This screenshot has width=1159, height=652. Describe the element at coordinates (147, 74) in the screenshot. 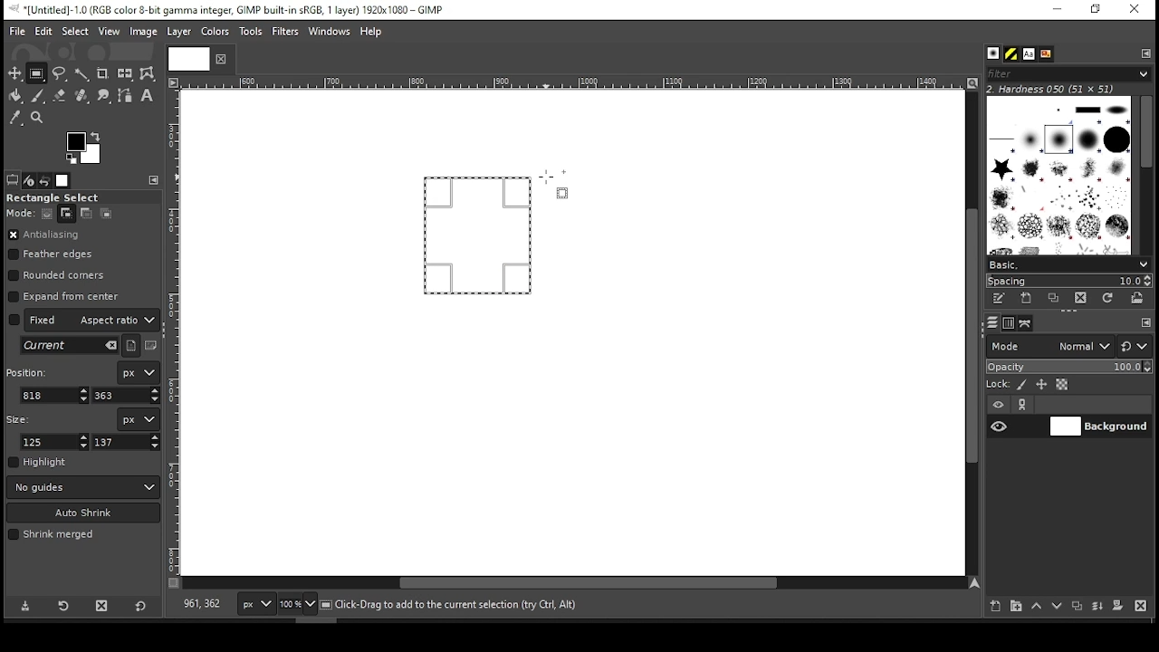

I see `warp transform tool` at that location.